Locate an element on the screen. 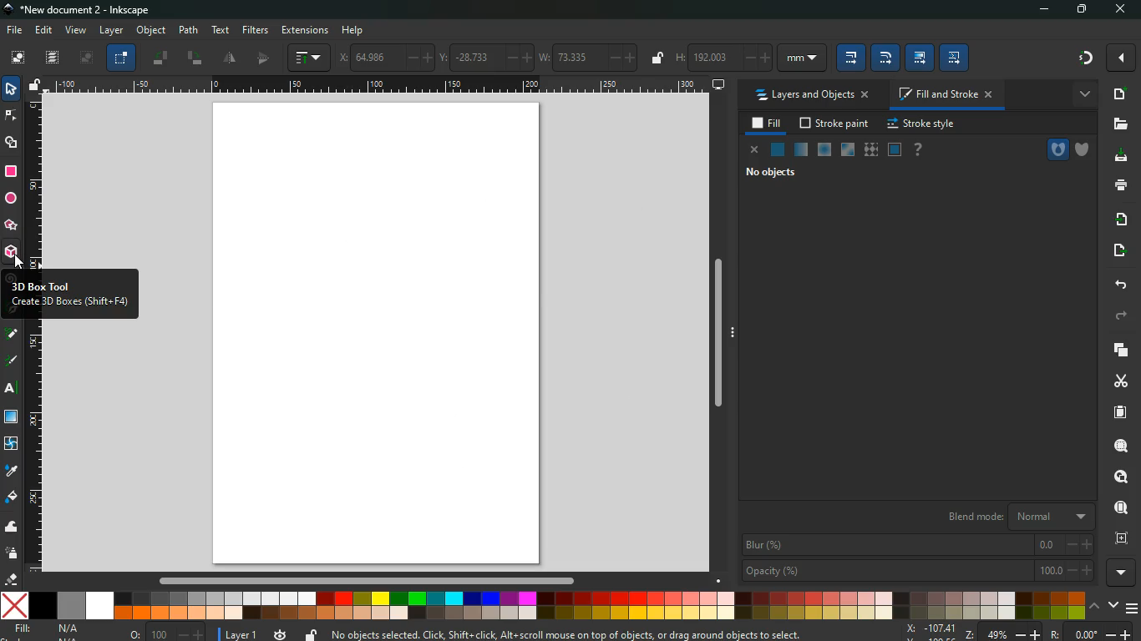 The height and width of the screenshot is (641, 1141). help is located at coordinates (917, 150).